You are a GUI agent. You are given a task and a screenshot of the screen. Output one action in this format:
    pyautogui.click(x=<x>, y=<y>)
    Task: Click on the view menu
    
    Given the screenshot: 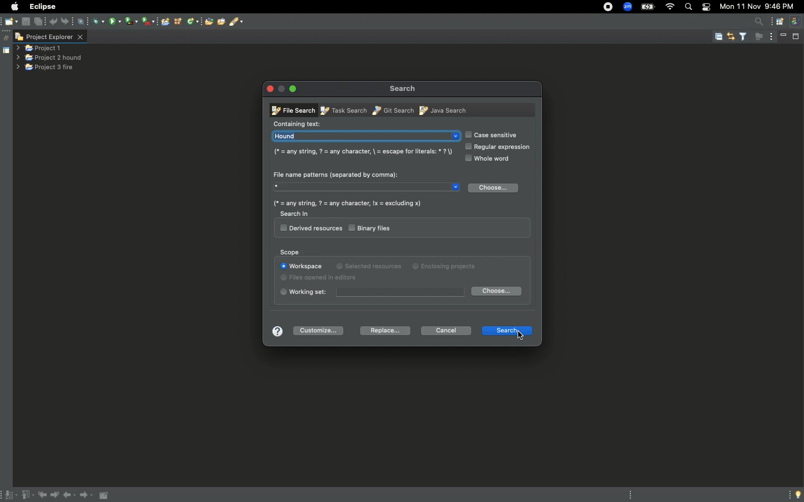 What is the action you would take?
    pyautogui.click(x=773, y=38)
    